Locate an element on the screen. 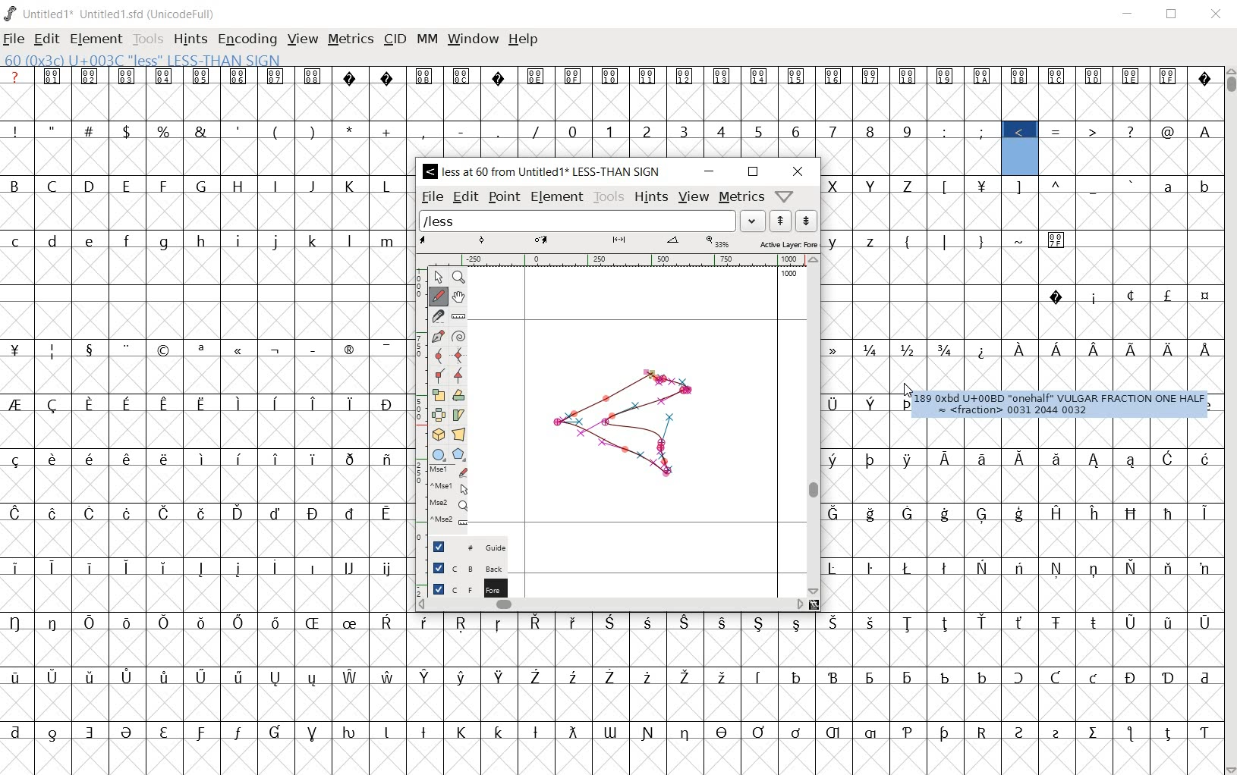  small letters a b is located at coordinates (1182, 186).